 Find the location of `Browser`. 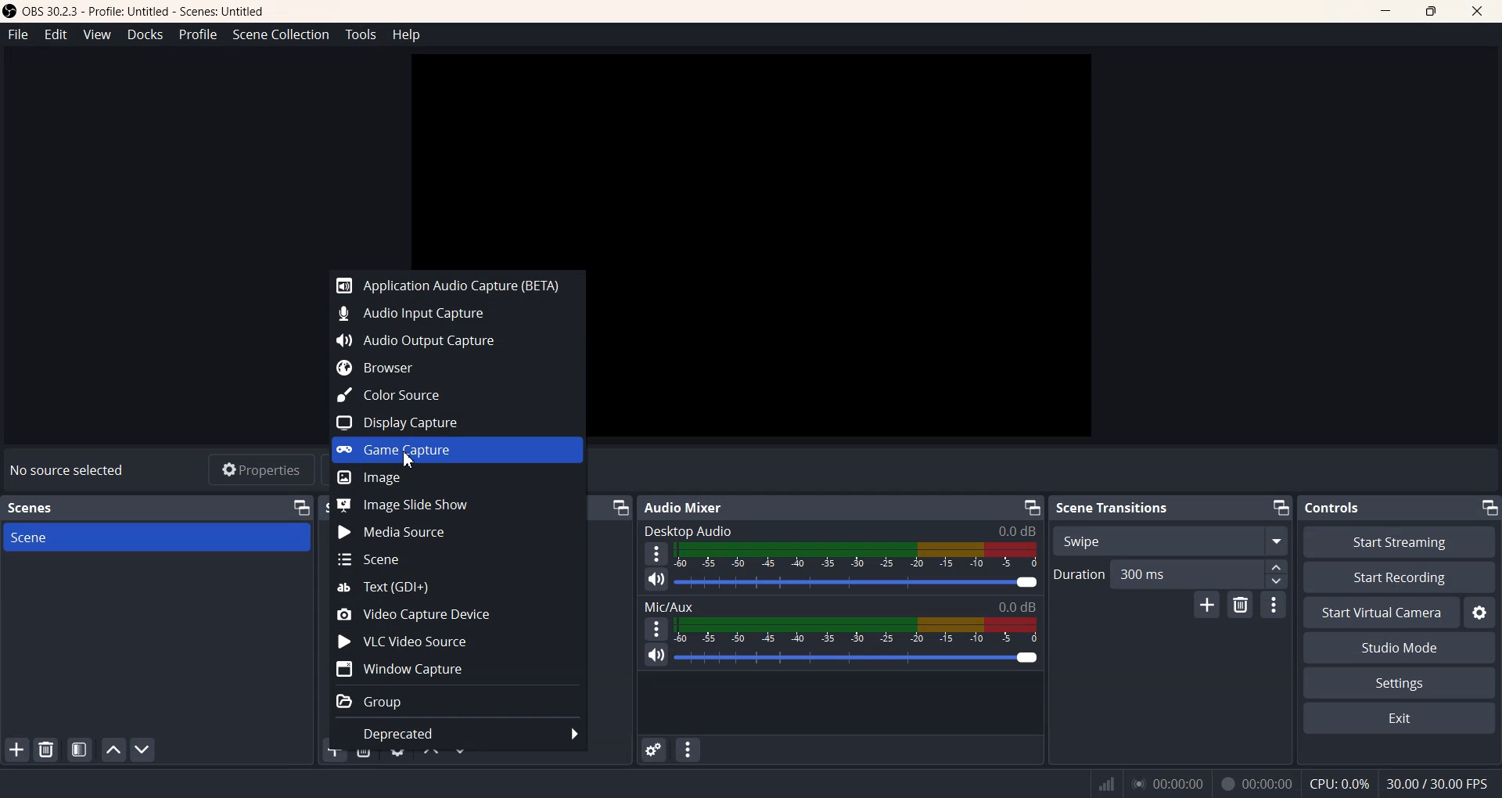

Browser is located at coordinates (450, 367).